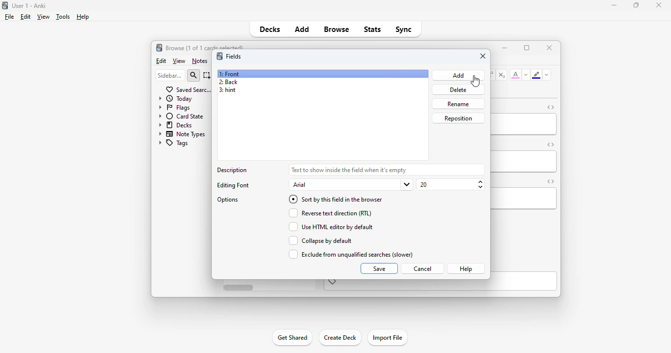 The width and height of the screenshot is (671, 353). I want to click on close, so click(659, 5).